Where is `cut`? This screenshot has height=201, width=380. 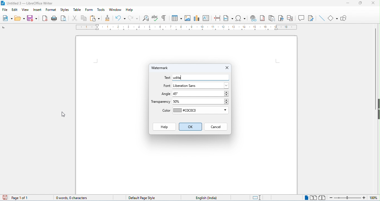 cut is located at coordinates (75, 19).